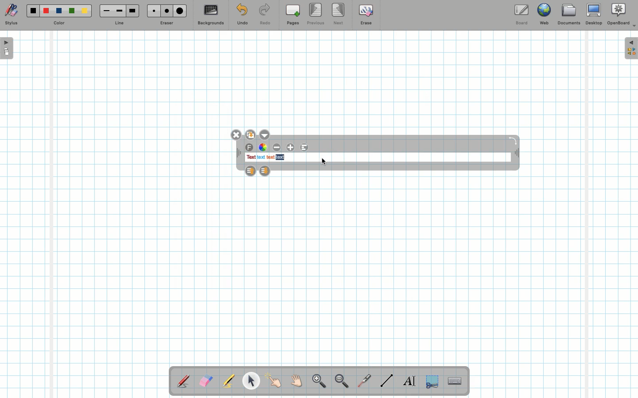 This screenshot has width=638, height=398. Describe the element at coordinates (280, 157) in the screenshot. I see `text` at that location.